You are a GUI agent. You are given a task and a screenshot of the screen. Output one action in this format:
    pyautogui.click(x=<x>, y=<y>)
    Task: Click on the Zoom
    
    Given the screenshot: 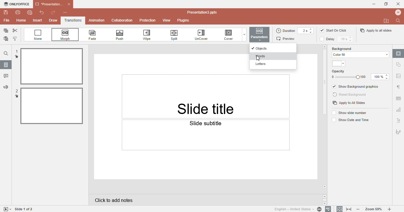 What is the action you would take?
    pyautogui.click(x=374, y=209)
    